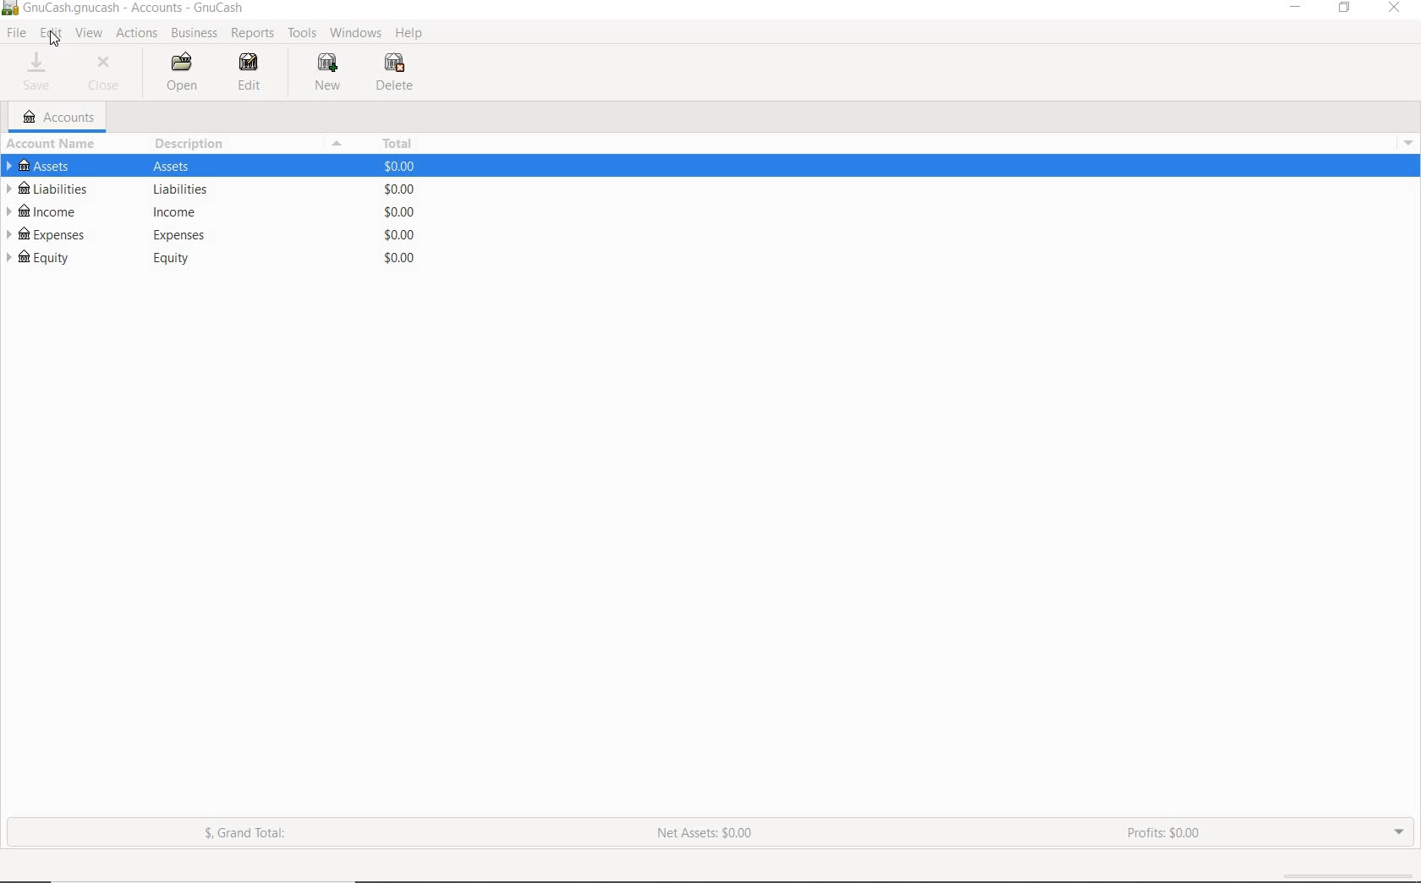  What do you see at coordinates (253, 34) in the screenshot?
I see `REPORTS` at bounding box center [253, 34].